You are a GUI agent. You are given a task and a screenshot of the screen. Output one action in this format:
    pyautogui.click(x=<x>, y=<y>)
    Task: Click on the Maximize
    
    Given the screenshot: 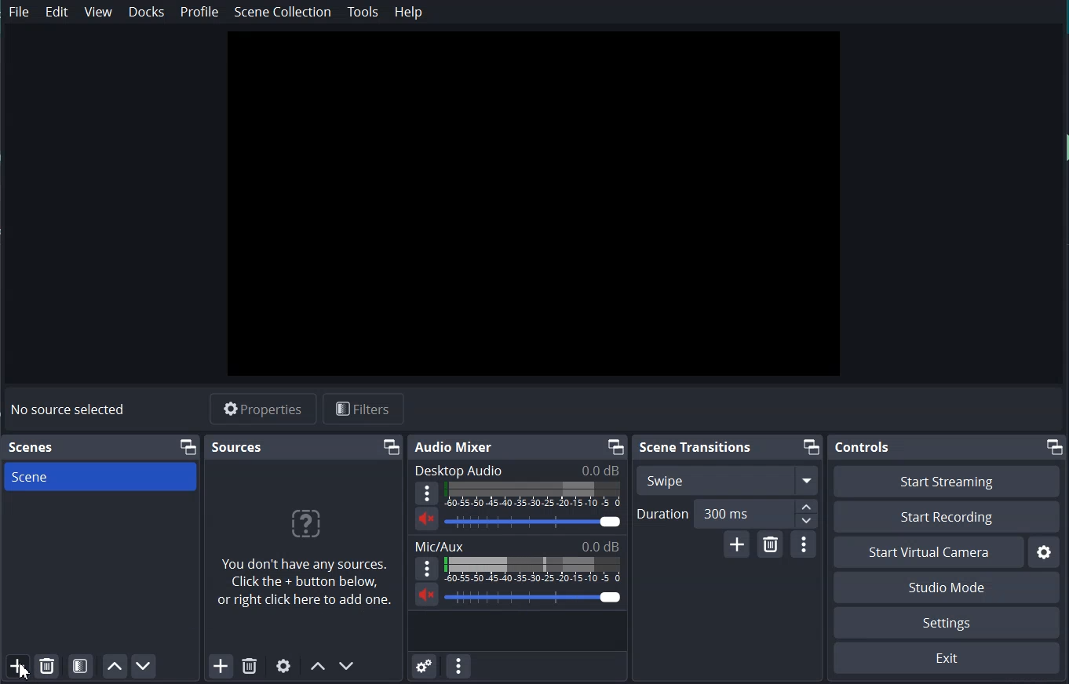 What is the action you would take?
    pyautogui.click(x=615, y=446)
    